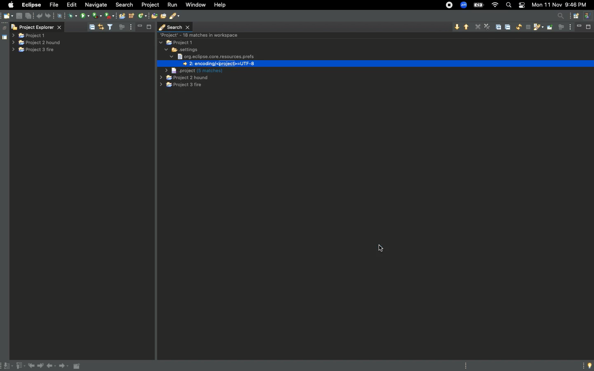 Image resolution: width=594 pixels, height=371 pixels. Describe the element at coordinates (33, 366) in the screenshot. I see `Previous edit location` at that location.